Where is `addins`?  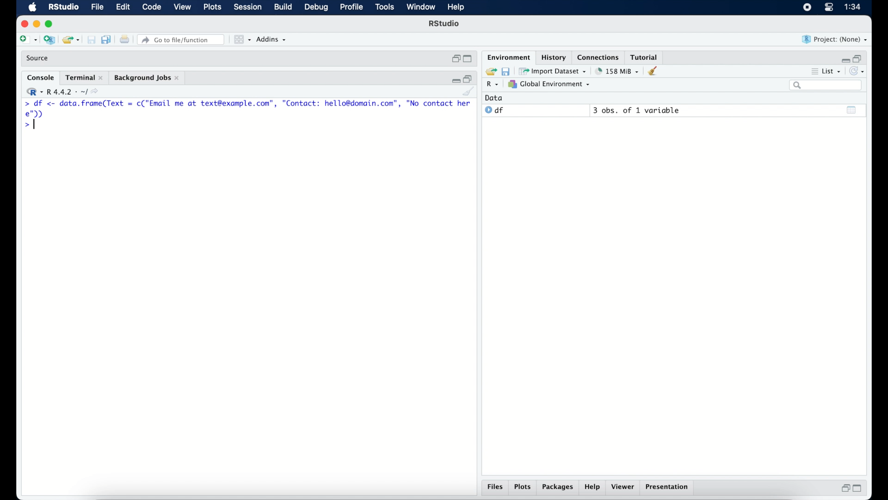
addins is located at coordinates (272, 40).